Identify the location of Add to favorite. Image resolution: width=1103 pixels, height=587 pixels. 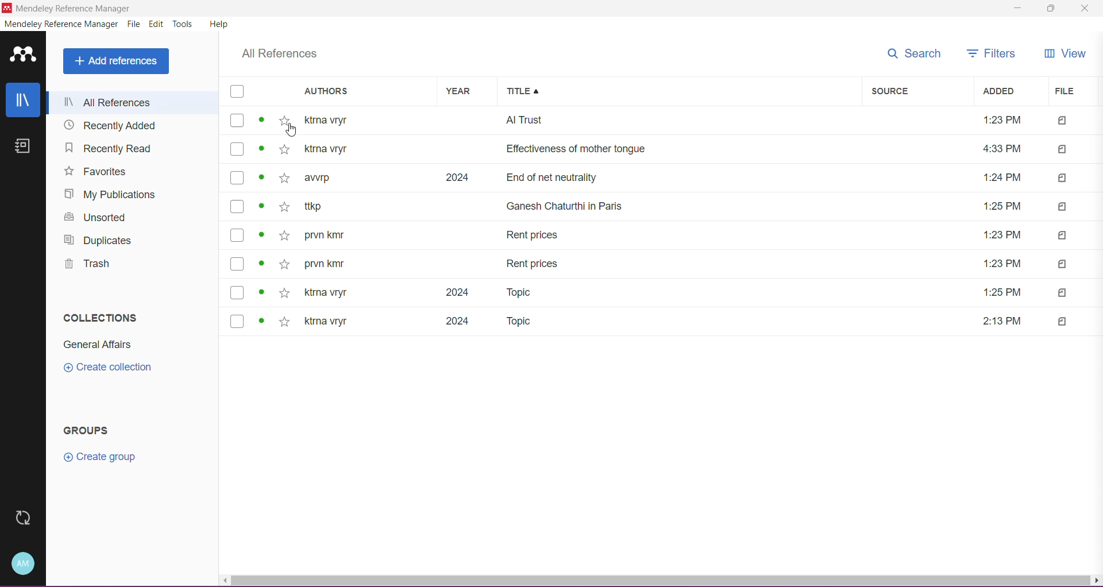
(284, 322).